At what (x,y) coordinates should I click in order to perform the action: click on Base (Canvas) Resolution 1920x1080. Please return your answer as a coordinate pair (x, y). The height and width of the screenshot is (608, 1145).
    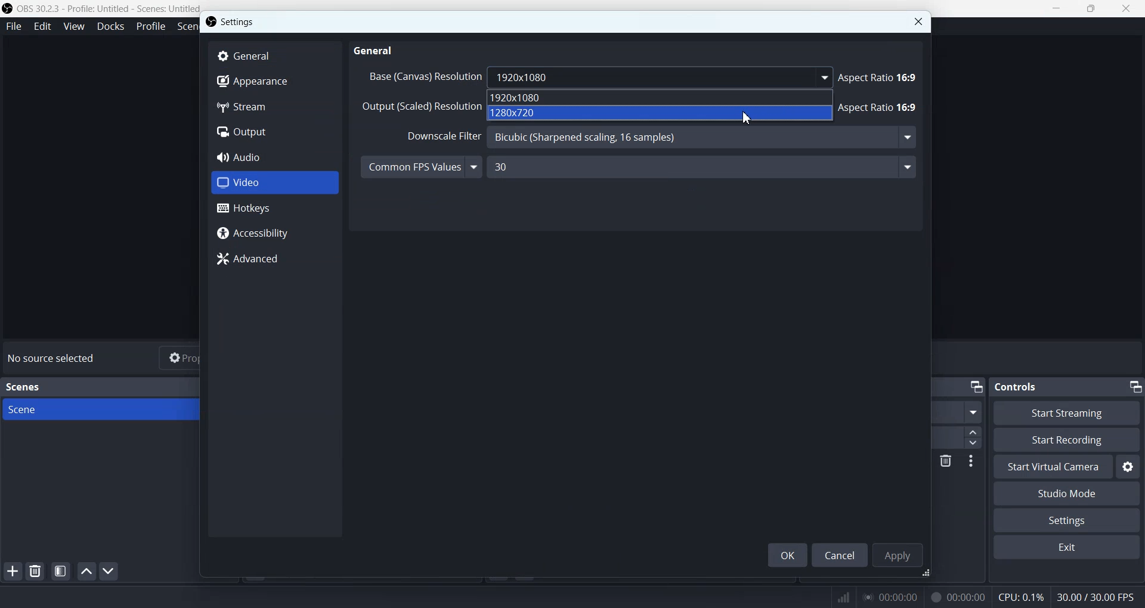
    Looking at the image, I should click on (598, 78).